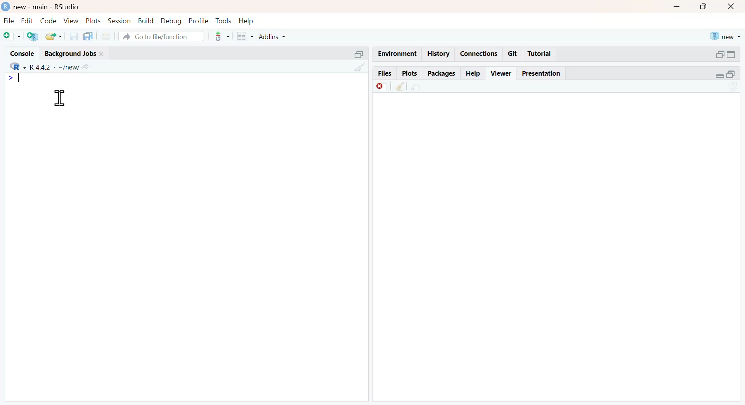 Image resolution: width=745 pixels, height=405 pixels. Describe the element at coordinates (74, 36) in the screenshot. I see `save` at that location.